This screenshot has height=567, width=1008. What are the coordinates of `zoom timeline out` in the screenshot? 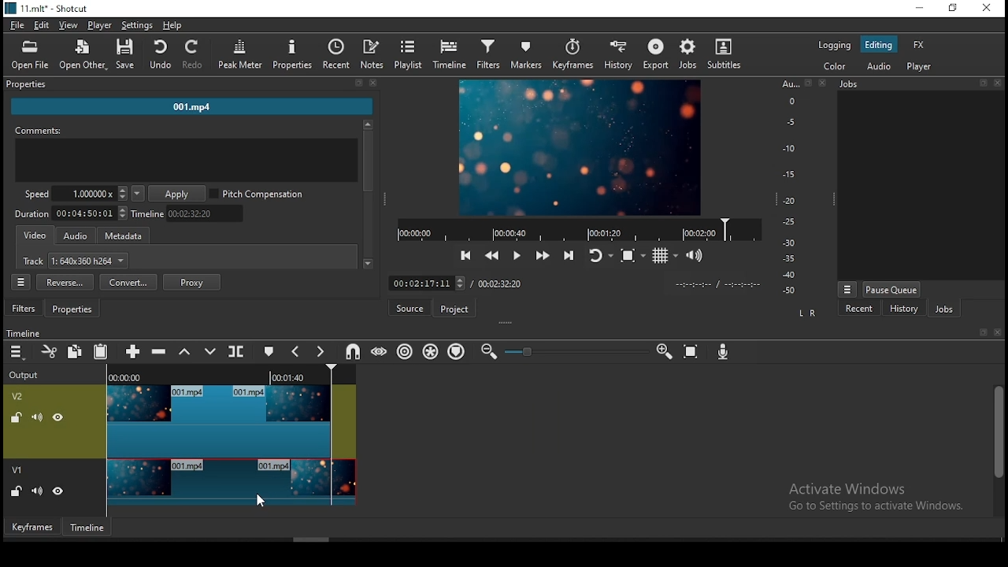 It's located at (488, 351).